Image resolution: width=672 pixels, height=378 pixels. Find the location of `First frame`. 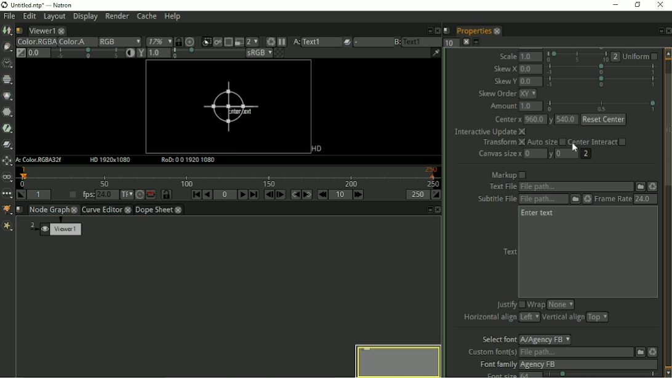

First frame is located at coordinates (196, 195).